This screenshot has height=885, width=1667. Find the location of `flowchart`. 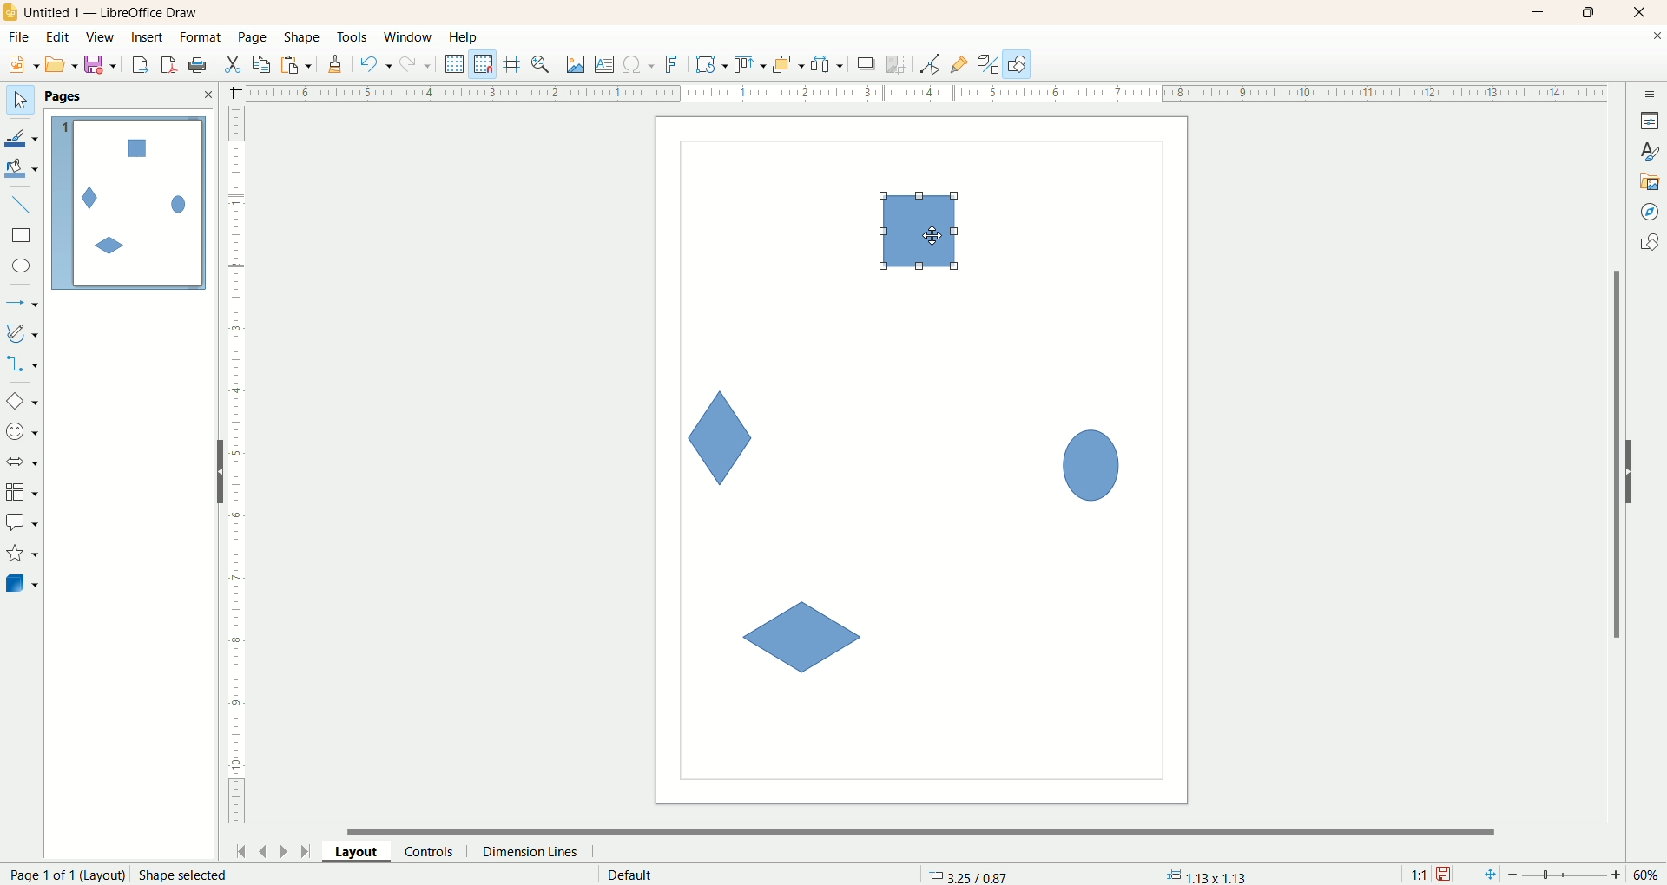

flowchart is located at coordinates (23, 493).